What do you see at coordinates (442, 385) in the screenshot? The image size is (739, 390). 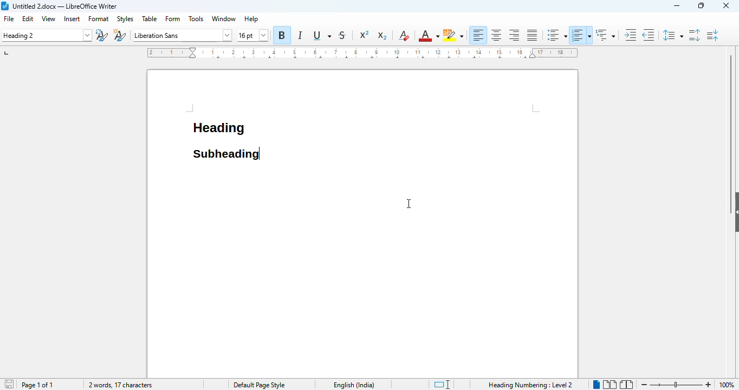 I see `standard selection` at bounding box center [442, 385].